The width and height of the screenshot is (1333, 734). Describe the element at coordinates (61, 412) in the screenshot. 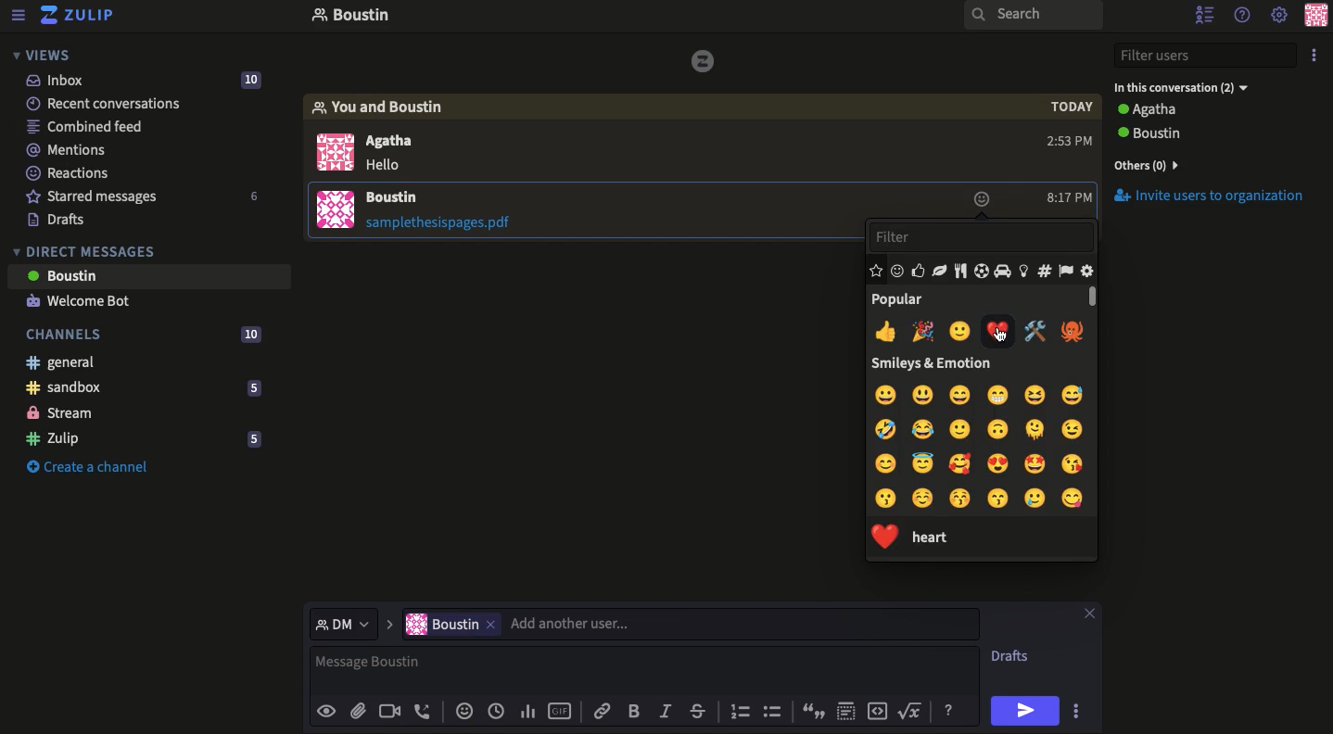

I see `Stream` at that location.